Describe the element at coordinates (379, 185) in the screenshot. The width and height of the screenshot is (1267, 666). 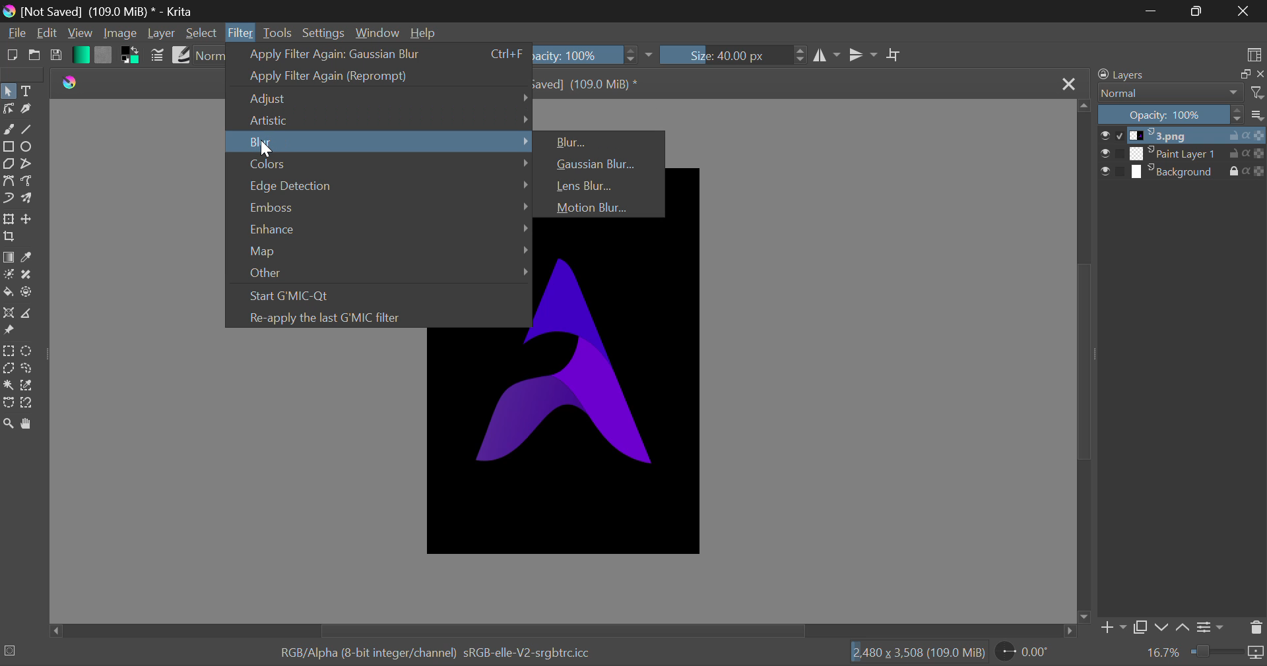
I see `Edge Detection` at that location.